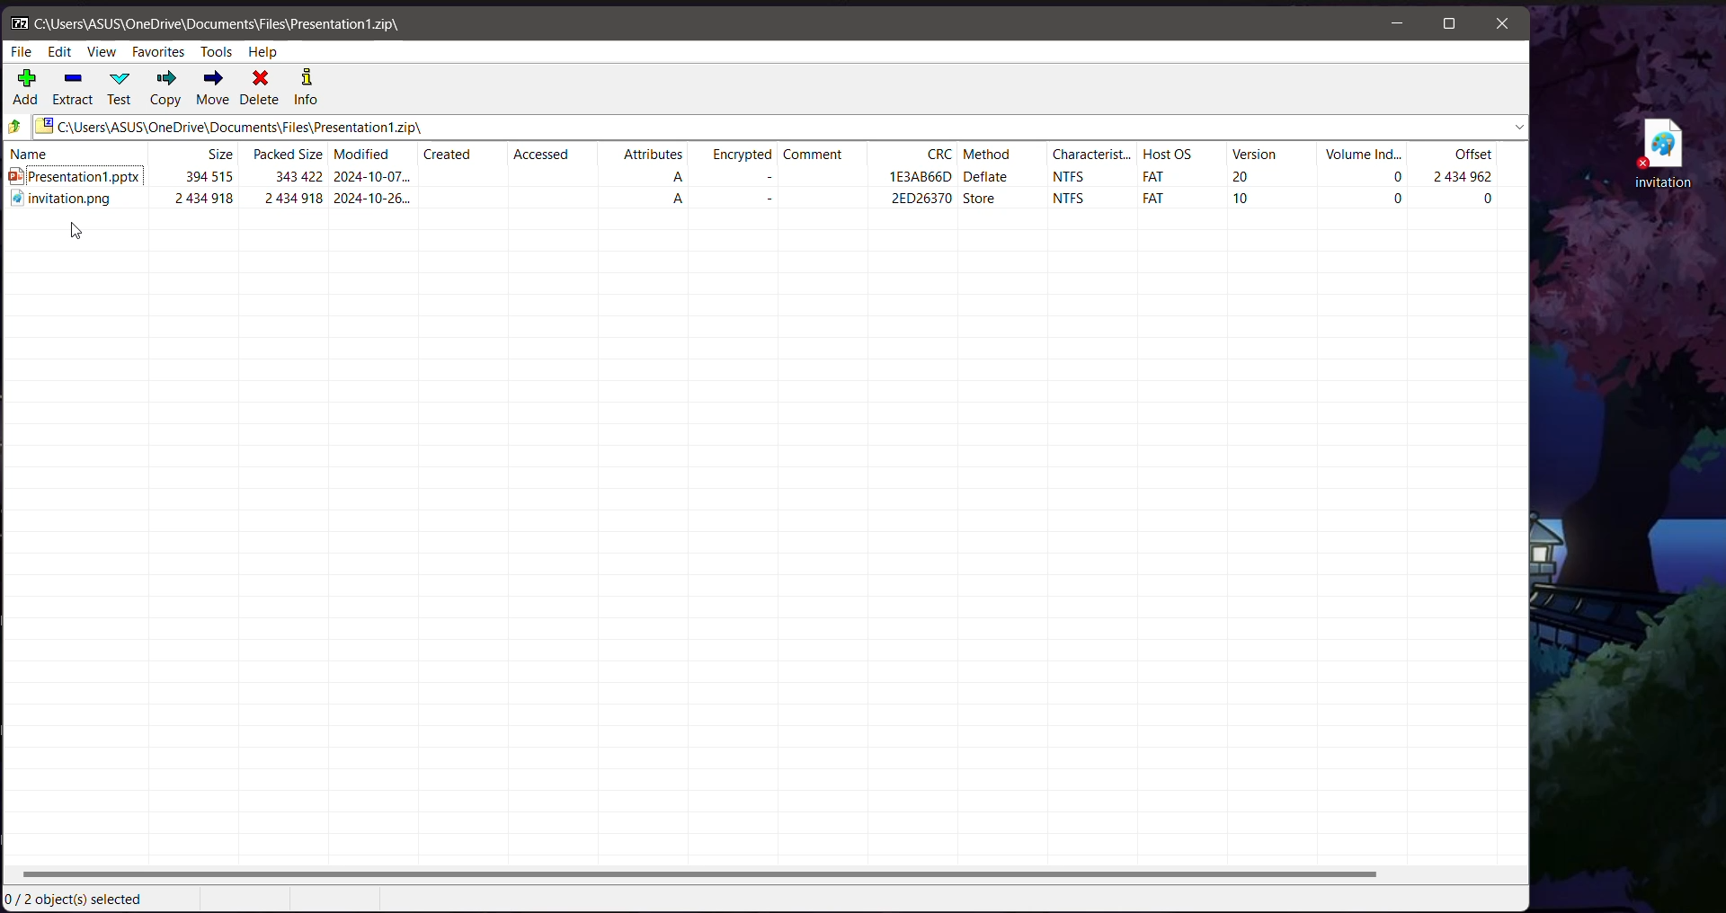  I want to click on The file is available in the selected archive folder, so click(766, 201).